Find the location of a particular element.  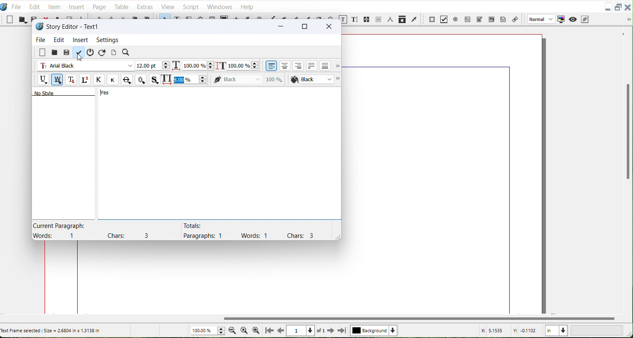

Select Current layer is located at coordinates (375, 331).